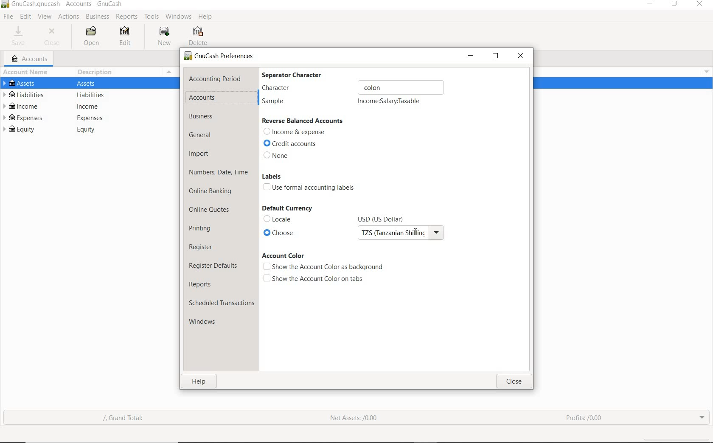 Image resolution: width=713 pixels, height=443 pixels. Describe the element at coordinates (68, 17) in the screenshot. I see `ACTIONS` at that location.